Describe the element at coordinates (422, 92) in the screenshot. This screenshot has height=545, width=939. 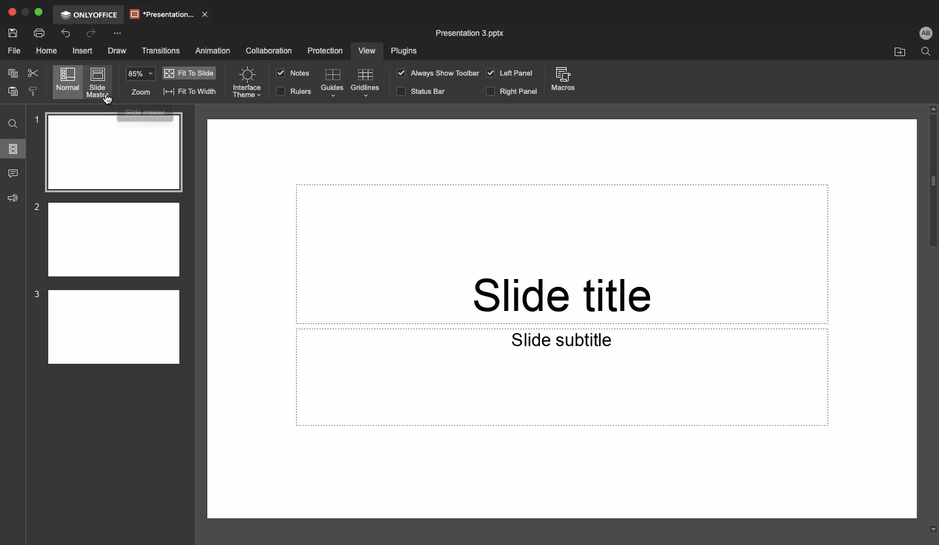
I see `Status bar` at that location.